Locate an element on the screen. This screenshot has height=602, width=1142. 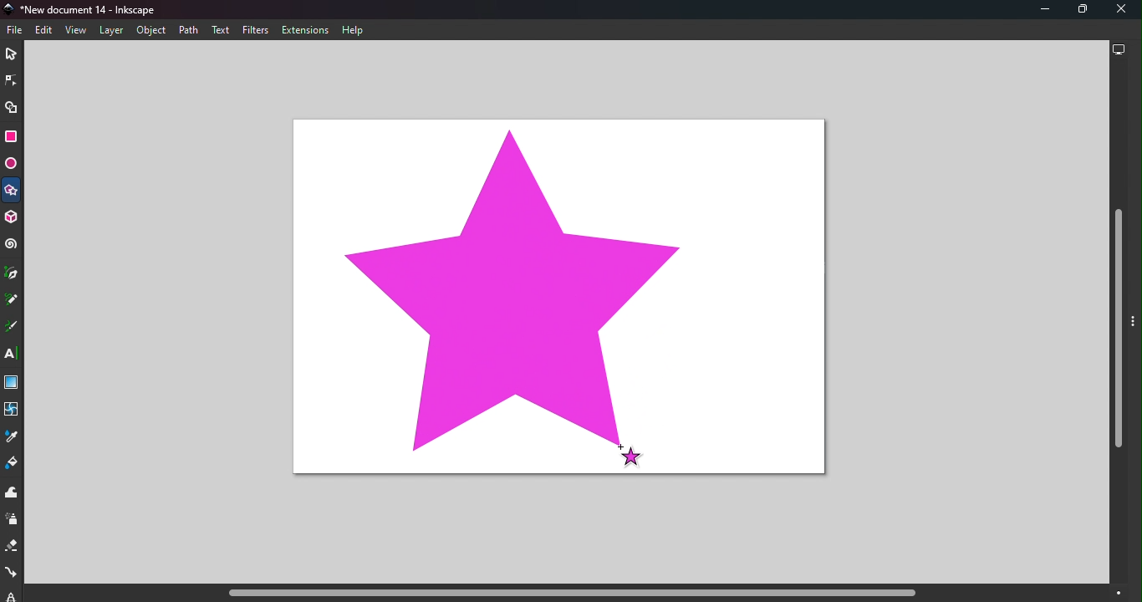
Node tool is located at coordinates (10, 80).